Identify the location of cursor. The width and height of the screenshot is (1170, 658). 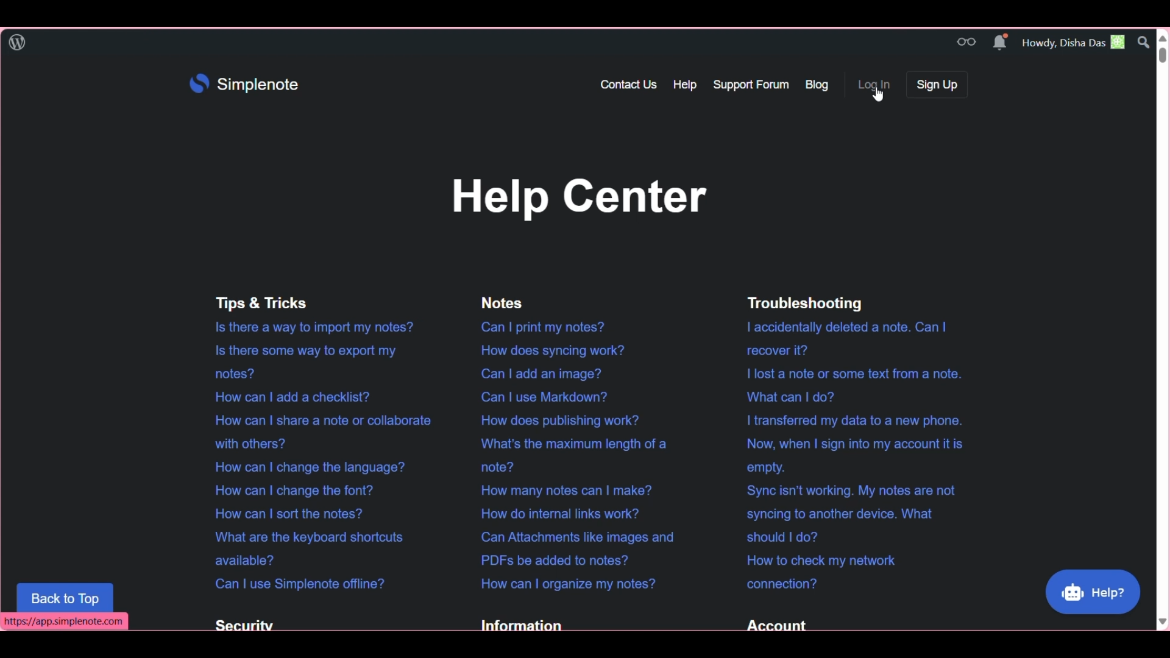
(877, 97).